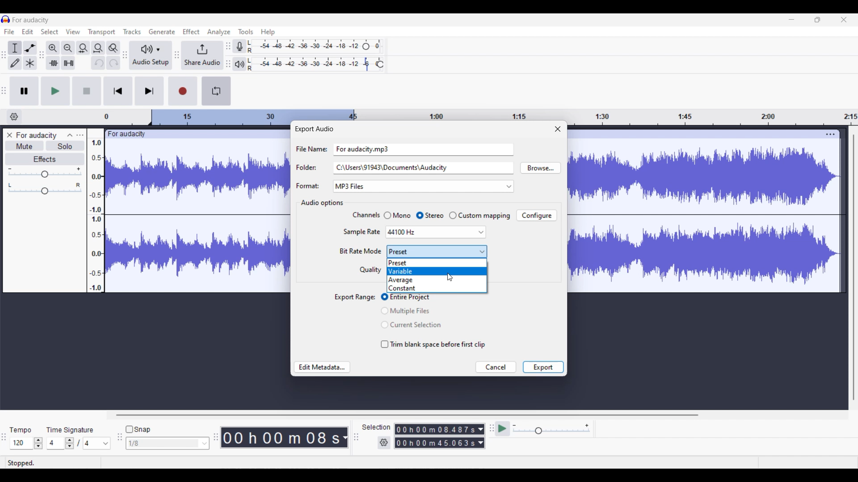 The image size is (858, 482). Describe the element at coordinates (412, 311) in the screenshot. I see `Toggle for 'Multiple Files'` at that location.